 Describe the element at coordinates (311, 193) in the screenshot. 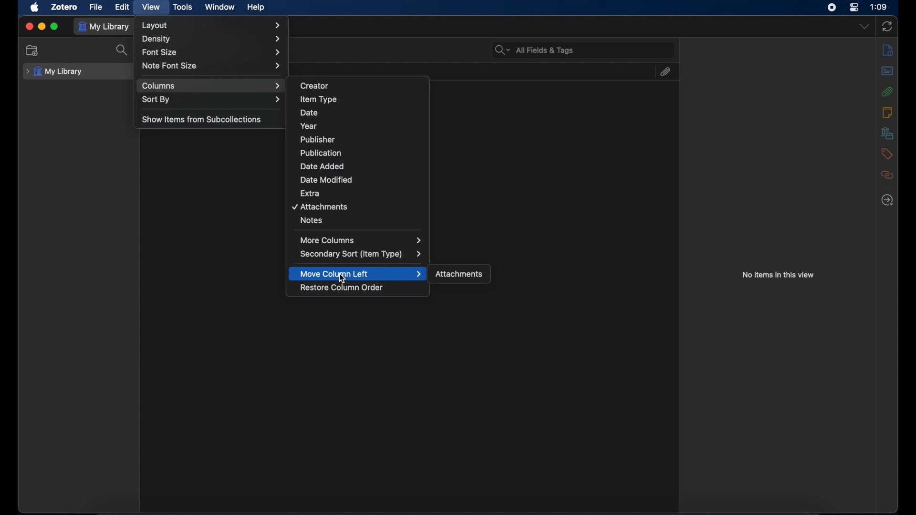

I see `extra` at that location.